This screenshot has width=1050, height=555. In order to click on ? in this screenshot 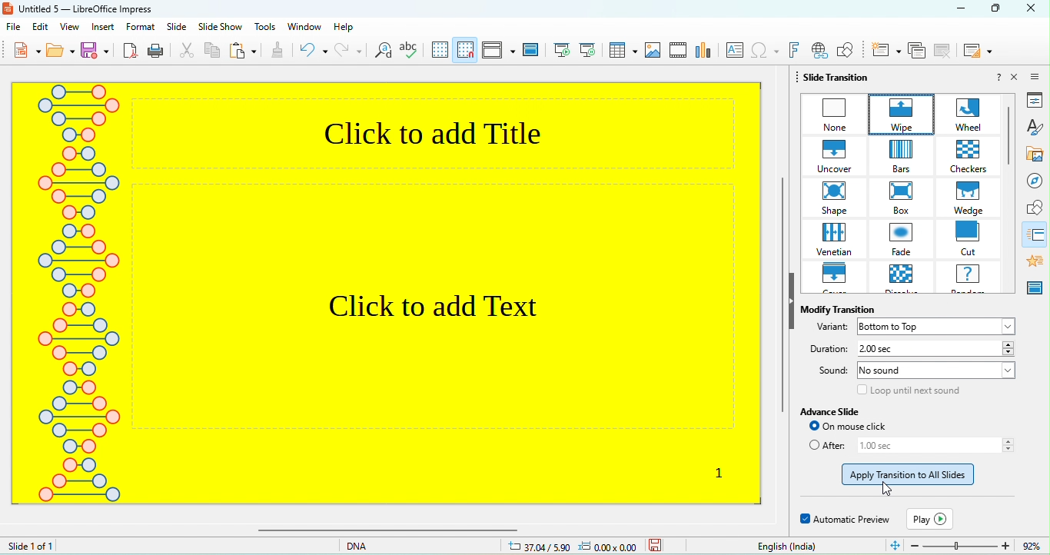, I will do `click(993, 78)`.